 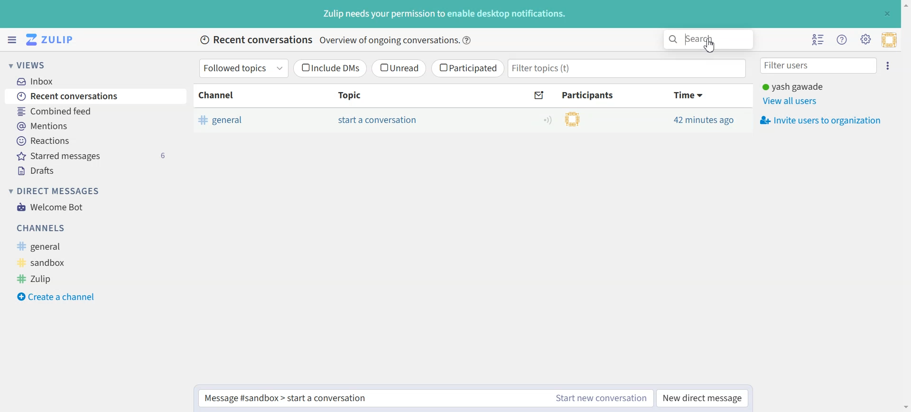 What do you see at coordinates (245, 120) in the screenshot?
I see `General Tag` at bounding box center [245, 120].